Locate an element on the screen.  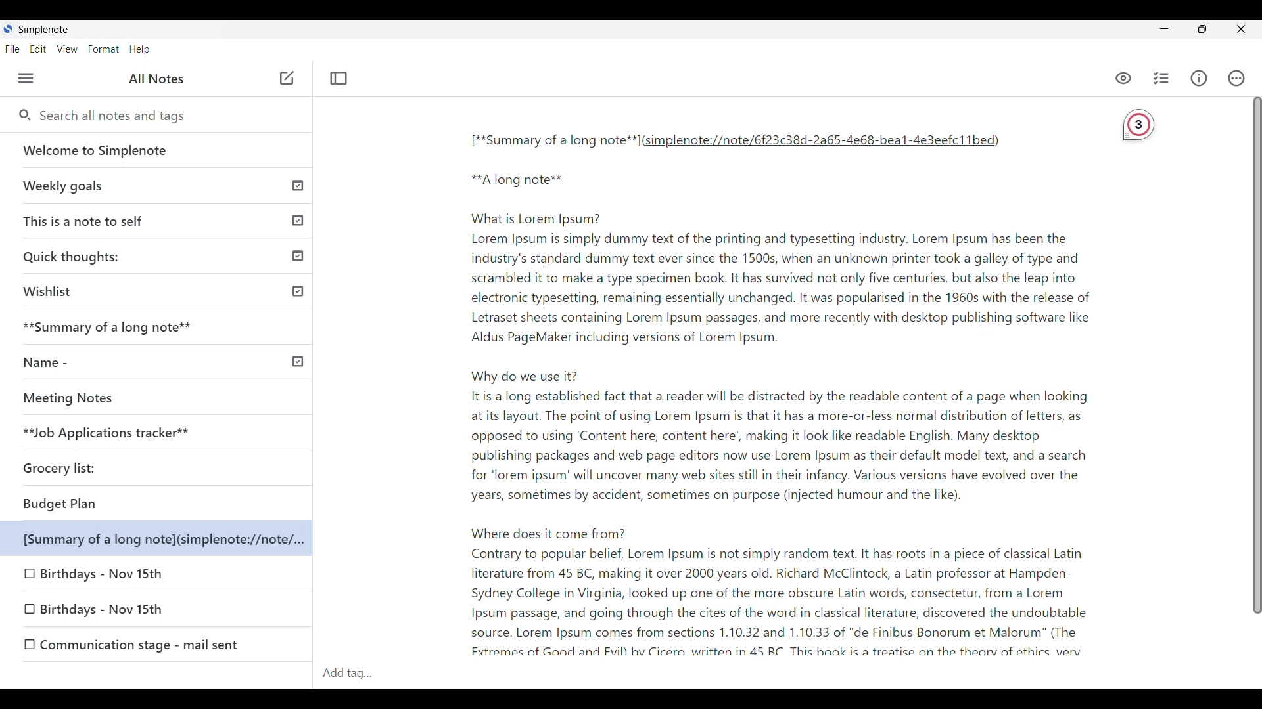
Edit is located at coordinates (38, 49).